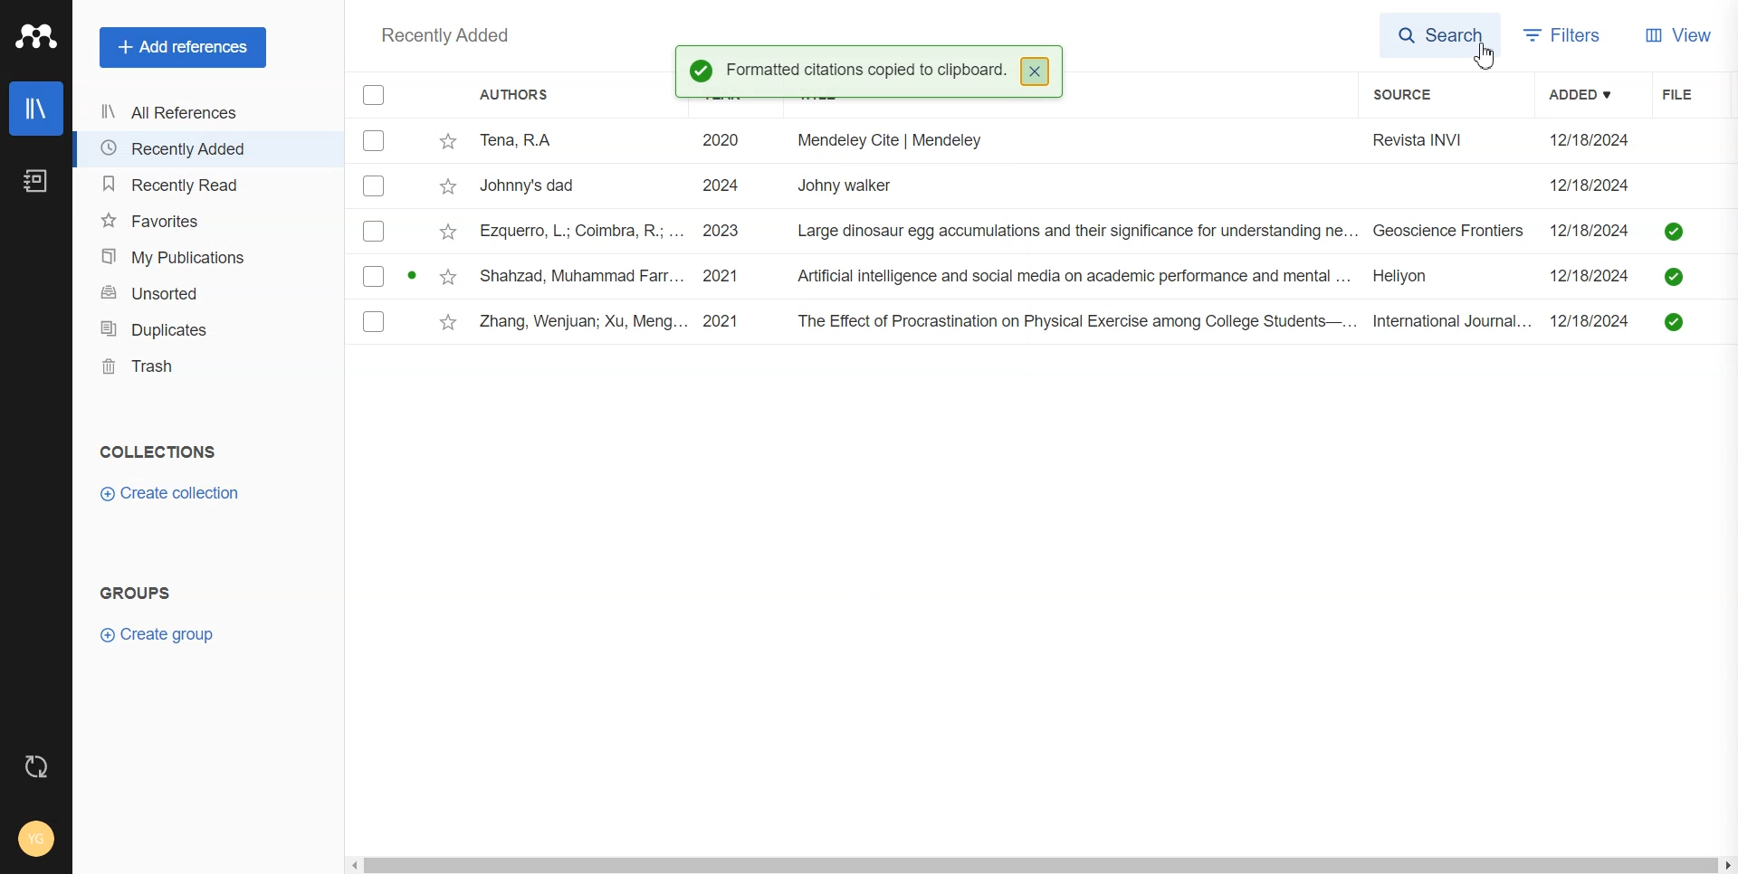 This screenshot has height=874, width=1738. What do you see at coordinates (1009, 322) in the screenshot?
I see `Zhang, Wenjuan; Xu, Meng... 2021 The Effect of Procrastination on Physical Exercise among College Students—... International Journal...` at bounding box center [1009, 322].